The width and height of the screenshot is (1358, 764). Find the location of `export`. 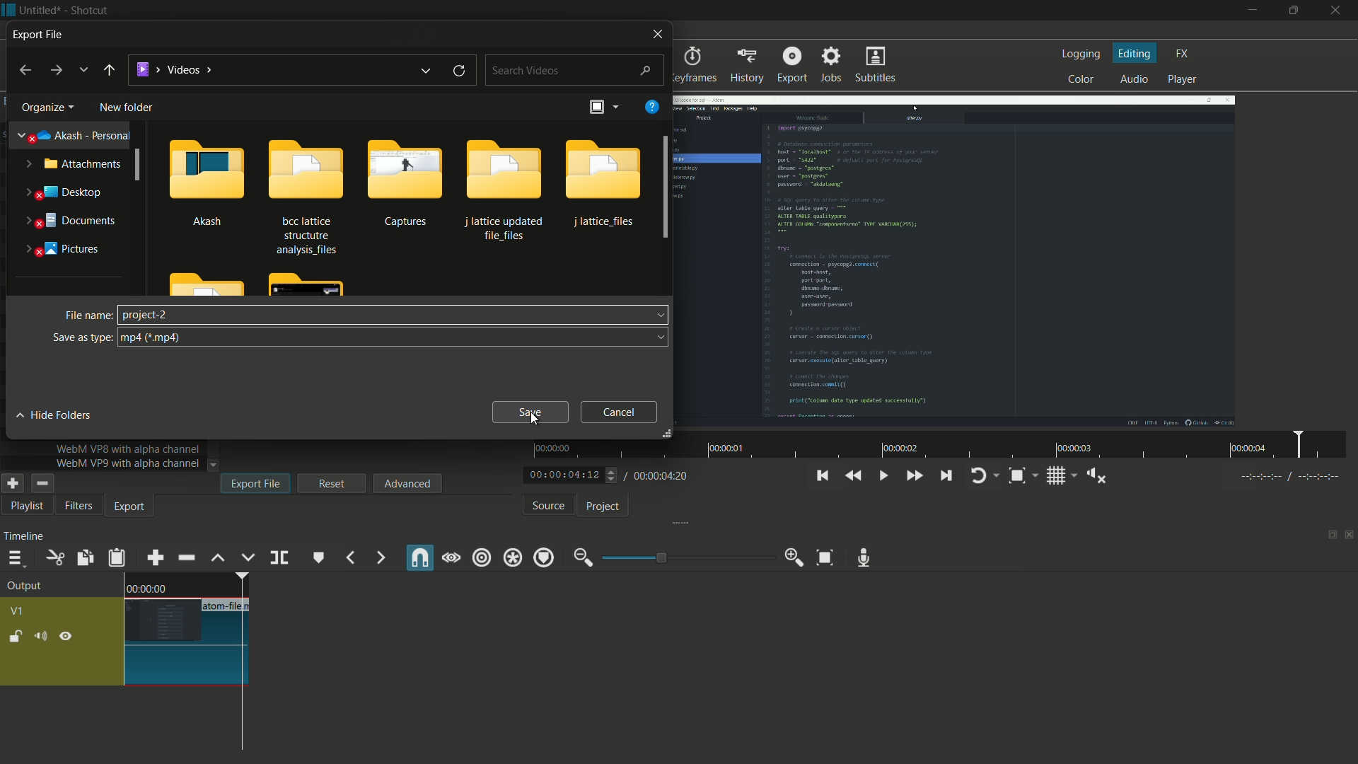

export is located at coordinates (791, 64).